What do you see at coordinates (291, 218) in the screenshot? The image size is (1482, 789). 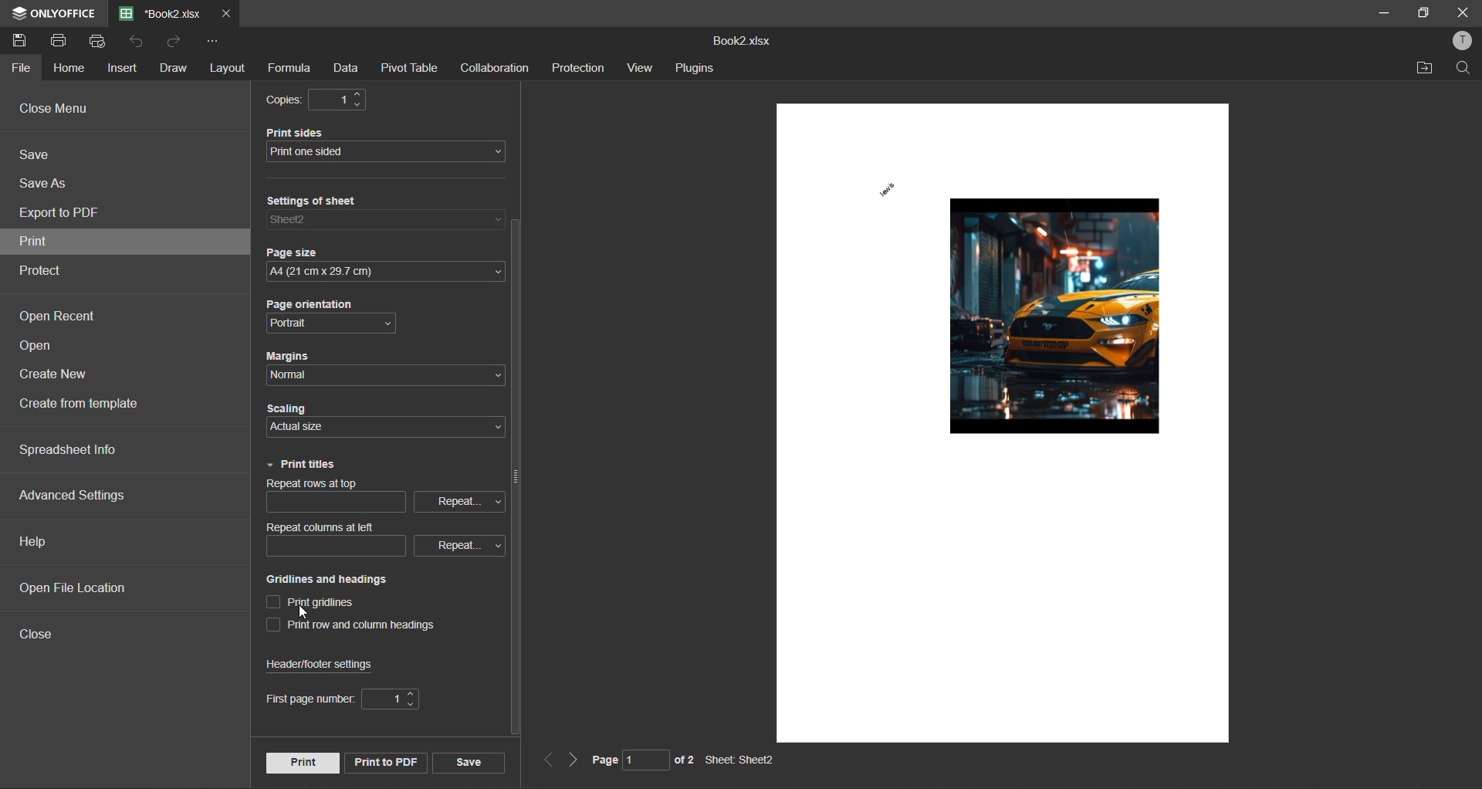 I see `sheet 2` at bounding box center [291, 218].